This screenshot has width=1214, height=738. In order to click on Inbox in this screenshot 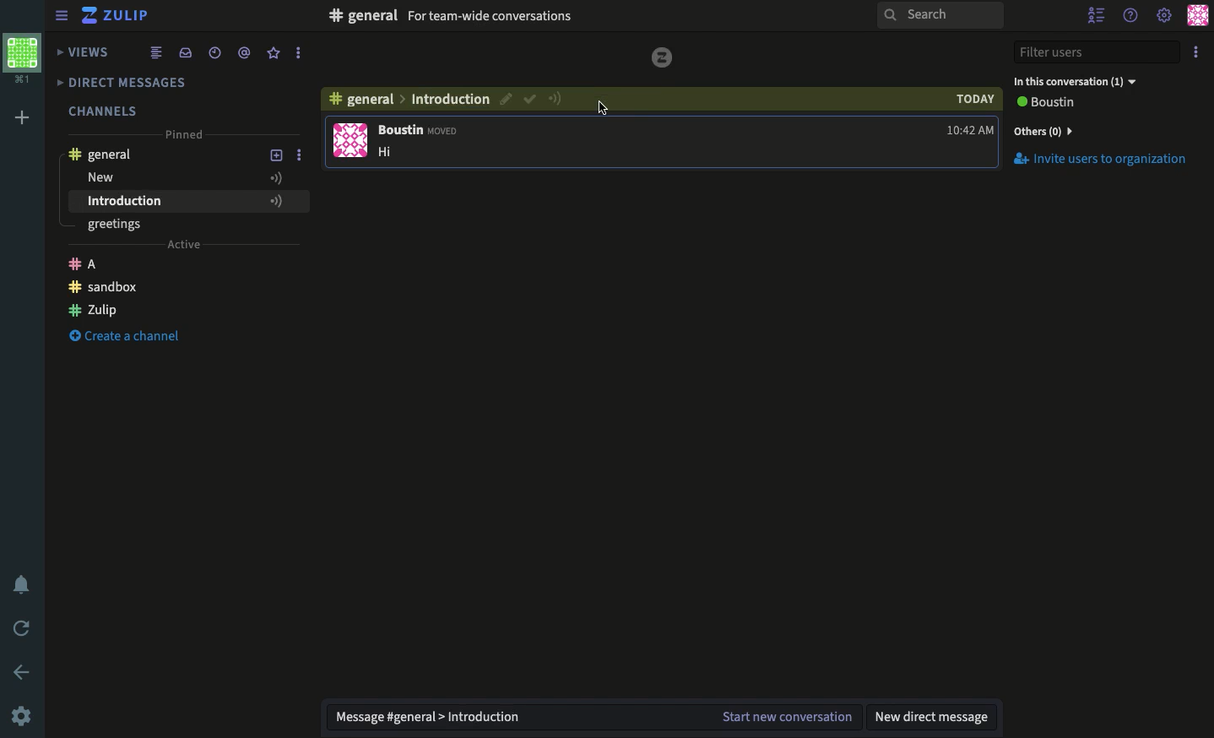, I will do `click(185, 52)`.